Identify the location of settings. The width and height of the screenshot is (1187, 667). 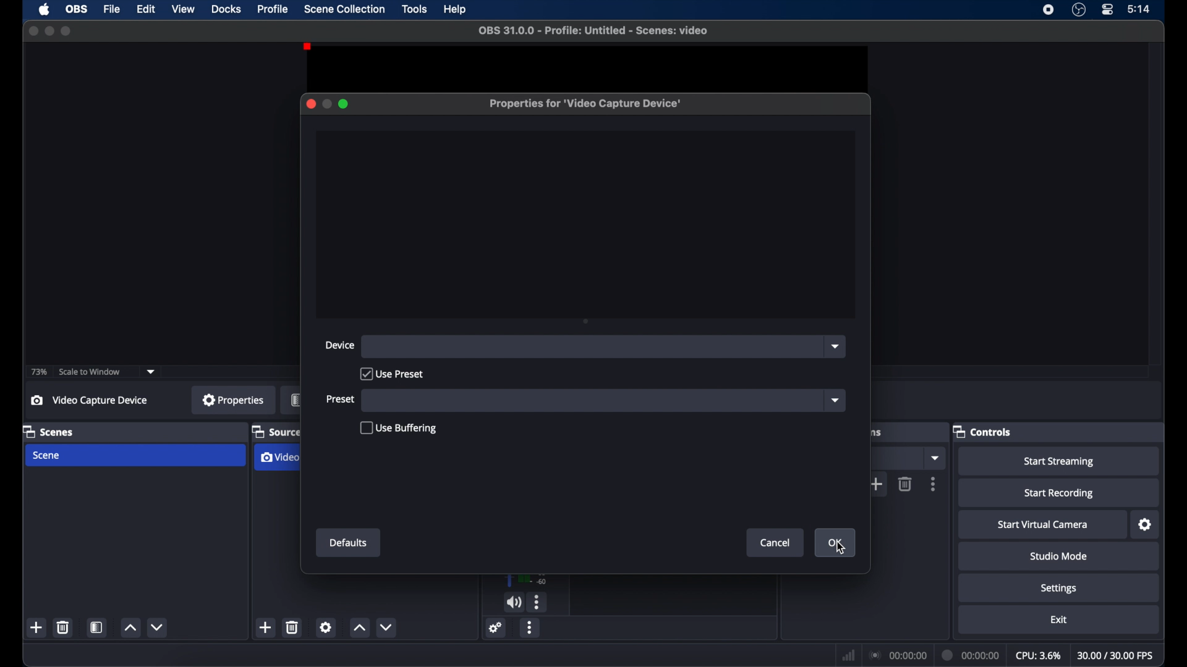
(1058, 588).